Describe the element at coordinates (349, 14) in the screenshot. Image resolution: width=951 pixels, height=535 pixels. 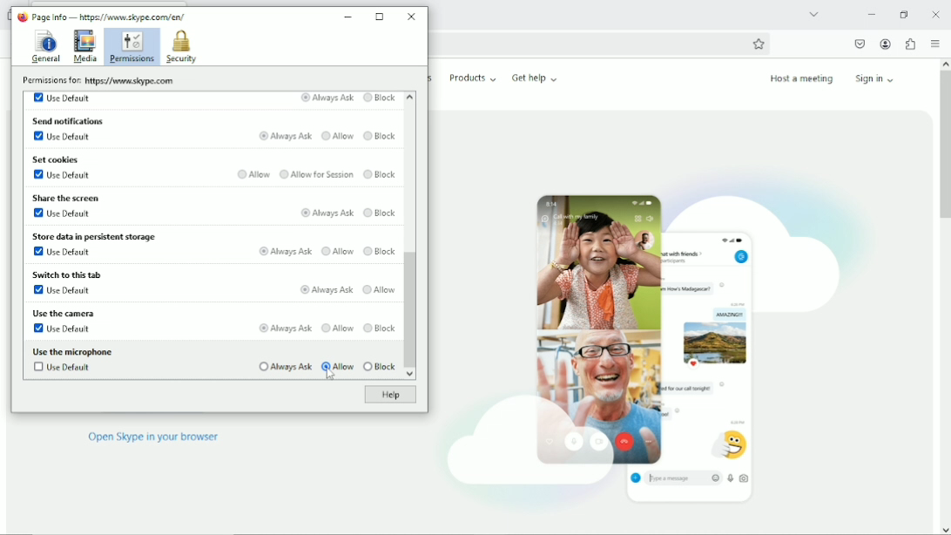
I see `Minimize` at that location.